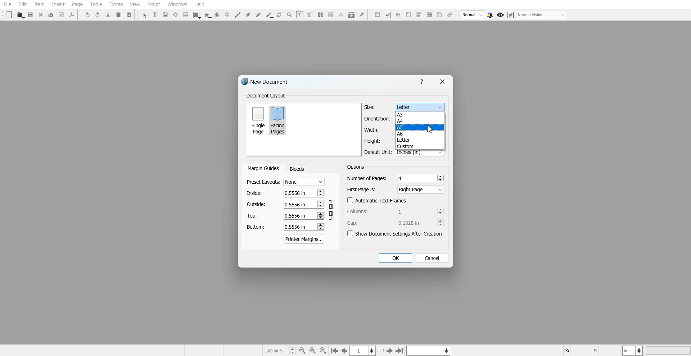 This screenshot has width=691, height=356. Describe the element at coordinates (116, 4) in the screenshot. I see `Extras` at that location.